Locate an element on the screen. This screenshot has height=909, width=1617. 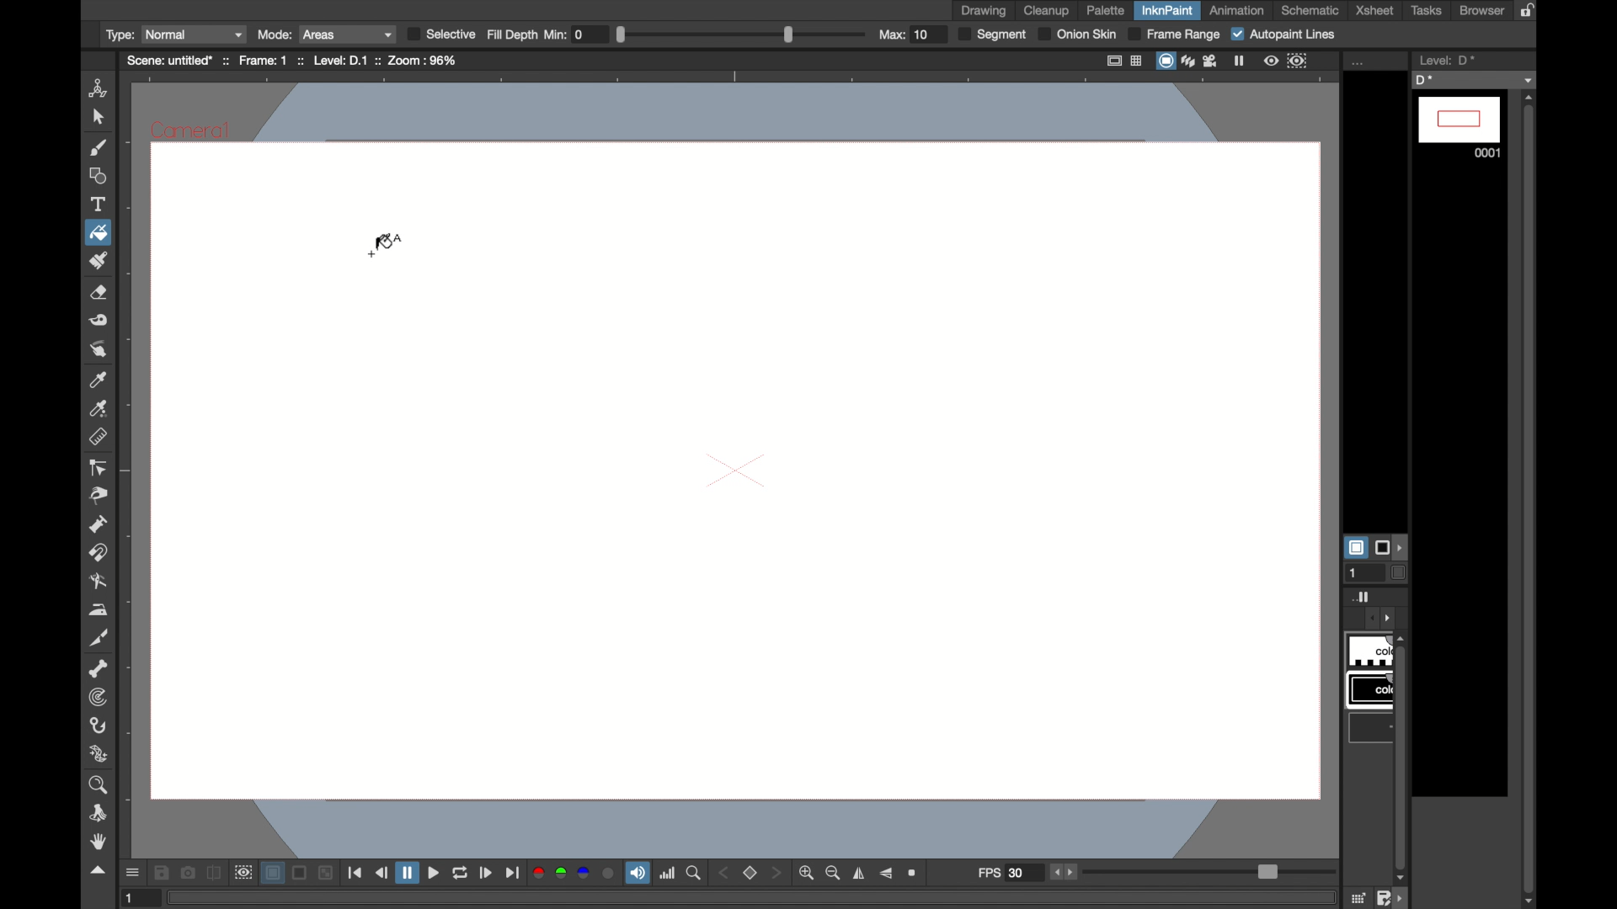
stop is located at coordinates (753, 873).